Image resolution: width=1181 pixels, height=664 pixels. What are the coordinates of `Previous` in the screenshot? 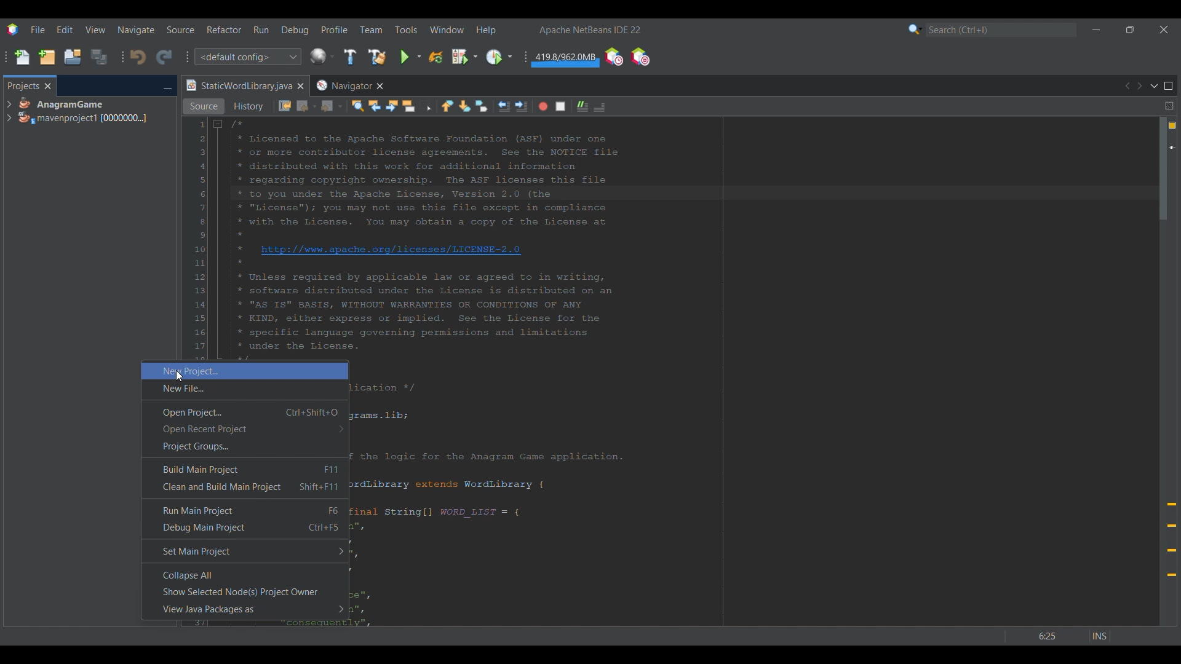 It's located at (1126, 86).